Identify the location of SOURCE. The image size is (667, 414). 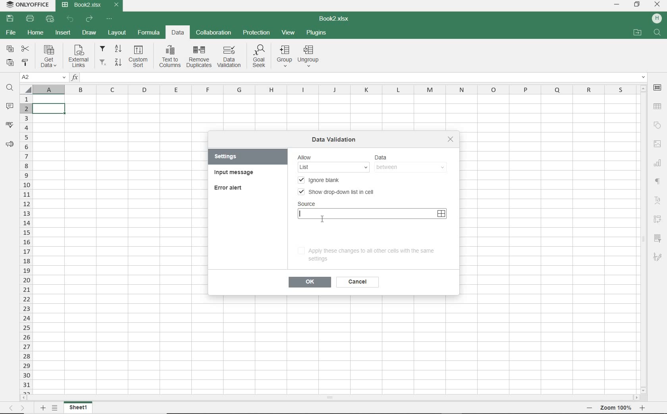
(307, 204).